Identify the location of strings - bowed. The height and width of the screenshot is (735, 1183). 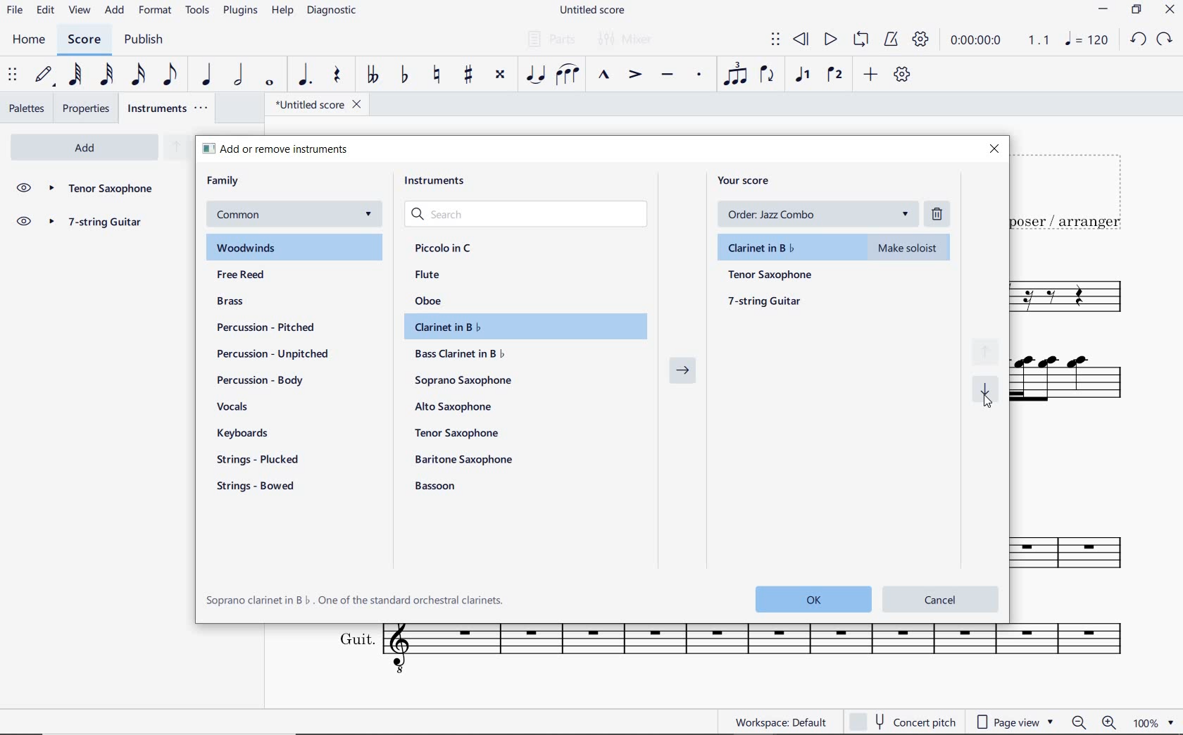
(259, 488).